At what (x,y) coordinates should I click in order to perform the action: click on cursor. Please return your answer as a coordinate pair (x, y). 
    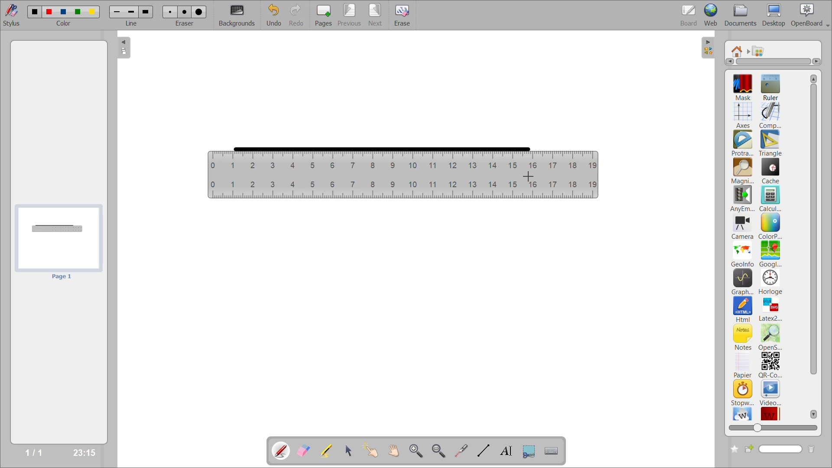
    Looking at the image, I should click on (529, 175).